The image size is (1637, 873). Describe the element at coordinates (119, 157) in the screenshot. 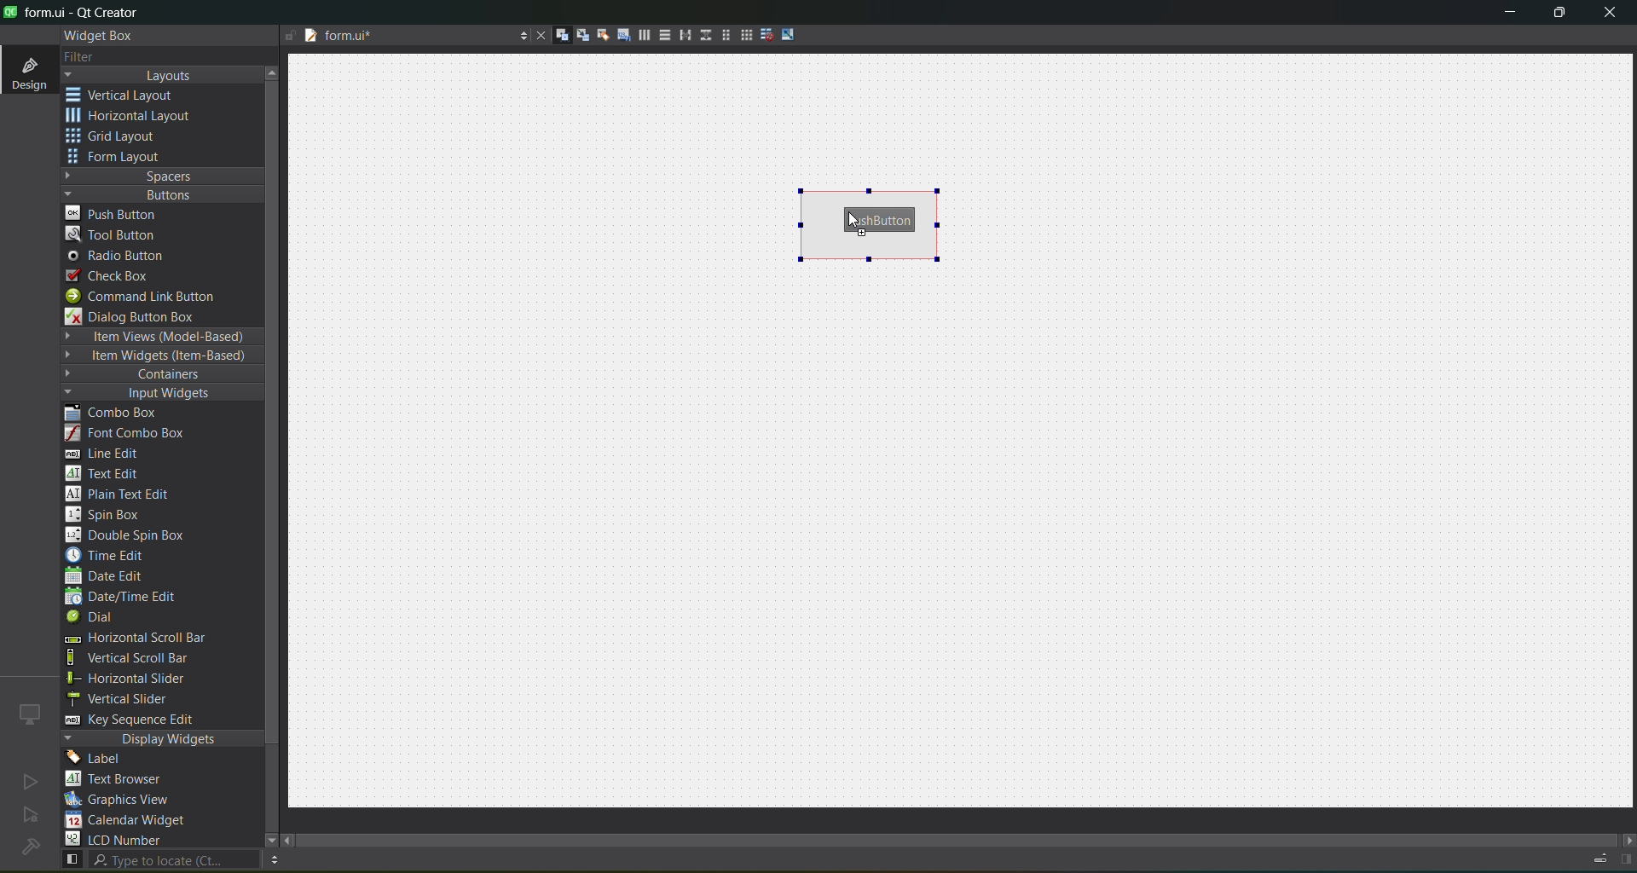

I see `form` at that location.